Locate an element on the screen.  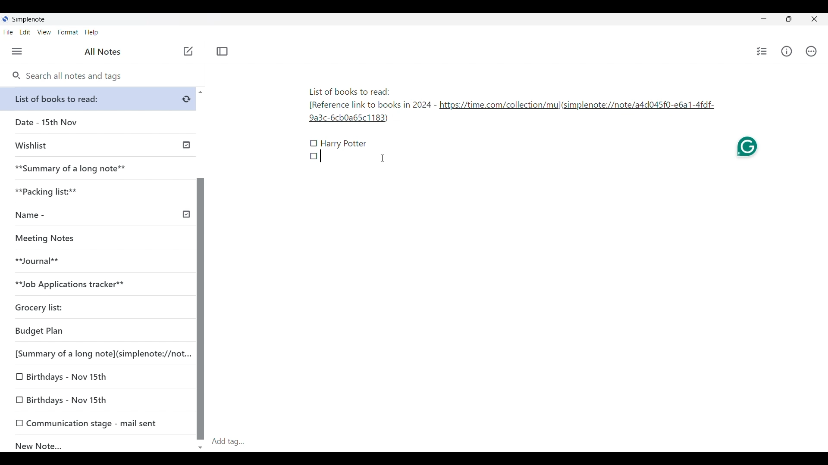
Harry Potter is located at coordinates (344, 144).